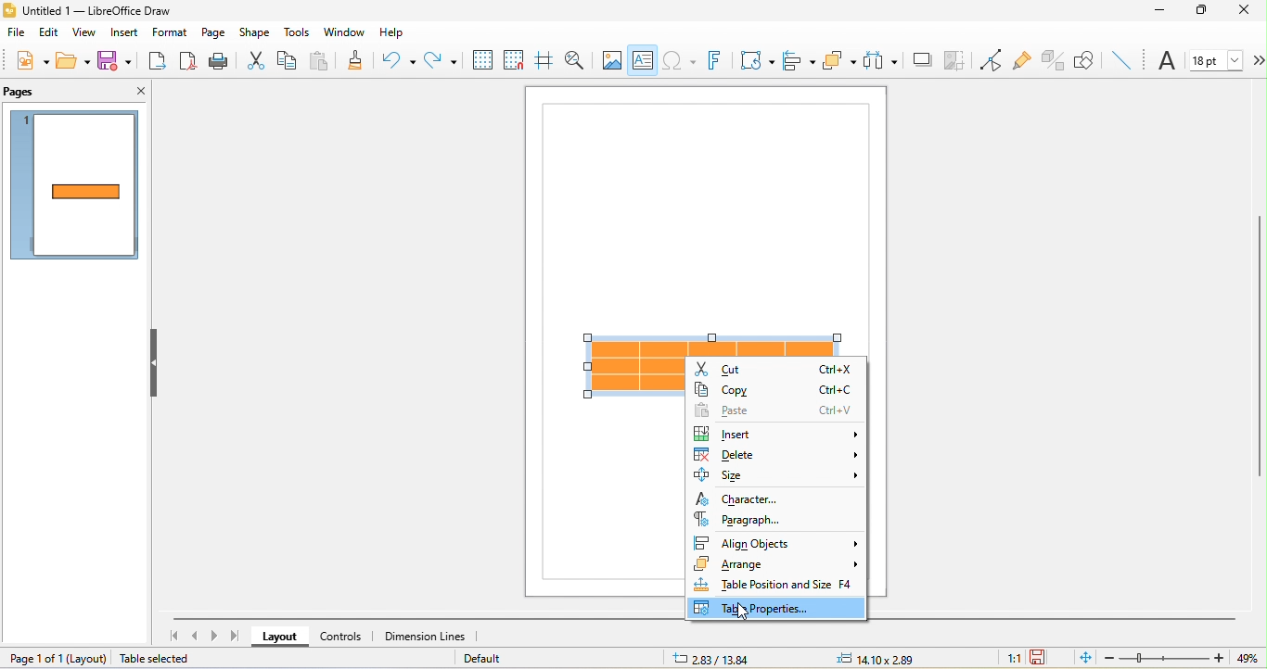 This screenshot has height=669, width=1267. I want to click on cut, so click(253, 60).